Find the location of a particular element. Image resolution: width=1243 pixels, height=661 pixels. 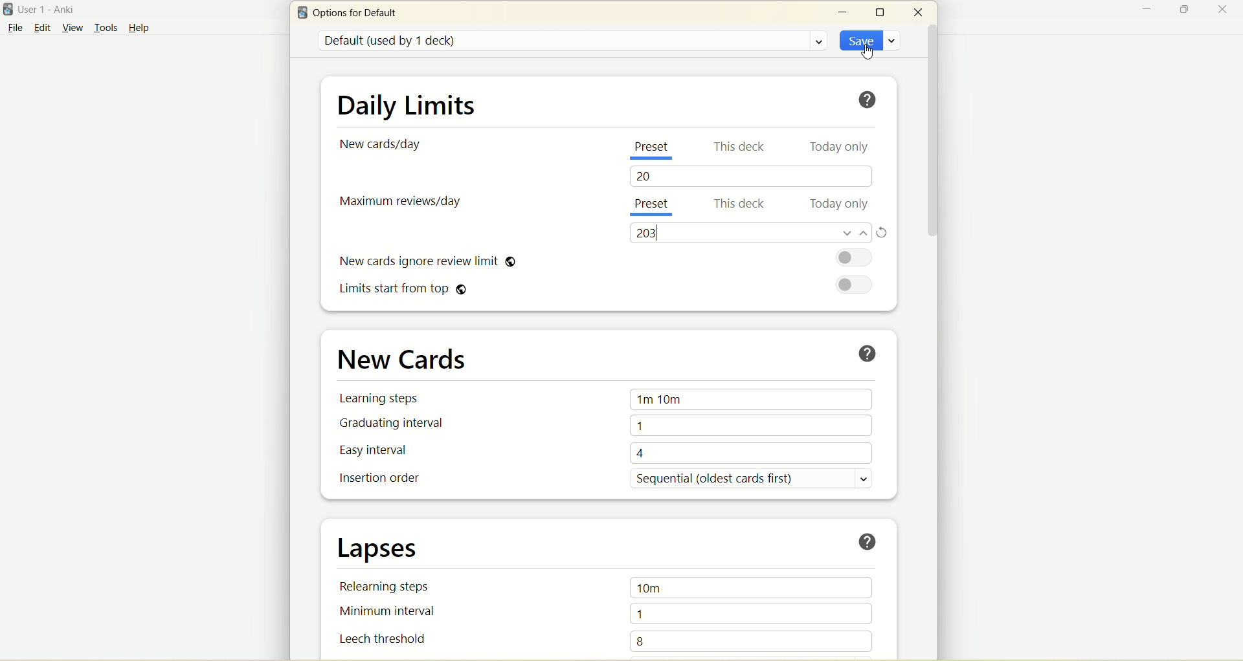

maximum reviews/day is located at coordinates (398, 204).